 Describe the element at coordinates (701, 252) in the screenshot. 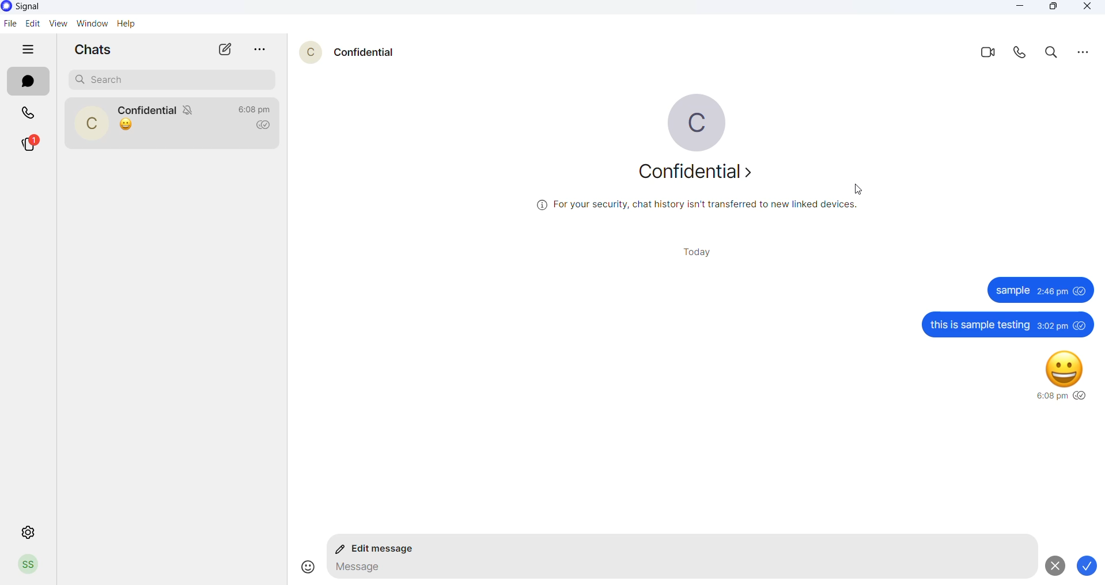

I see `today heading` at that location.